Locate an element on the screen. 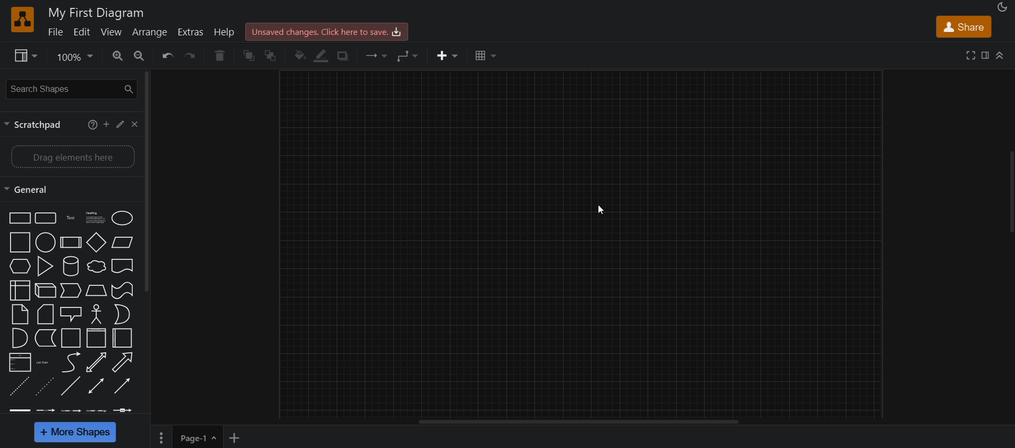 This screenshot has width=1015, height=448. shadow is located at coordinates (346, 56).